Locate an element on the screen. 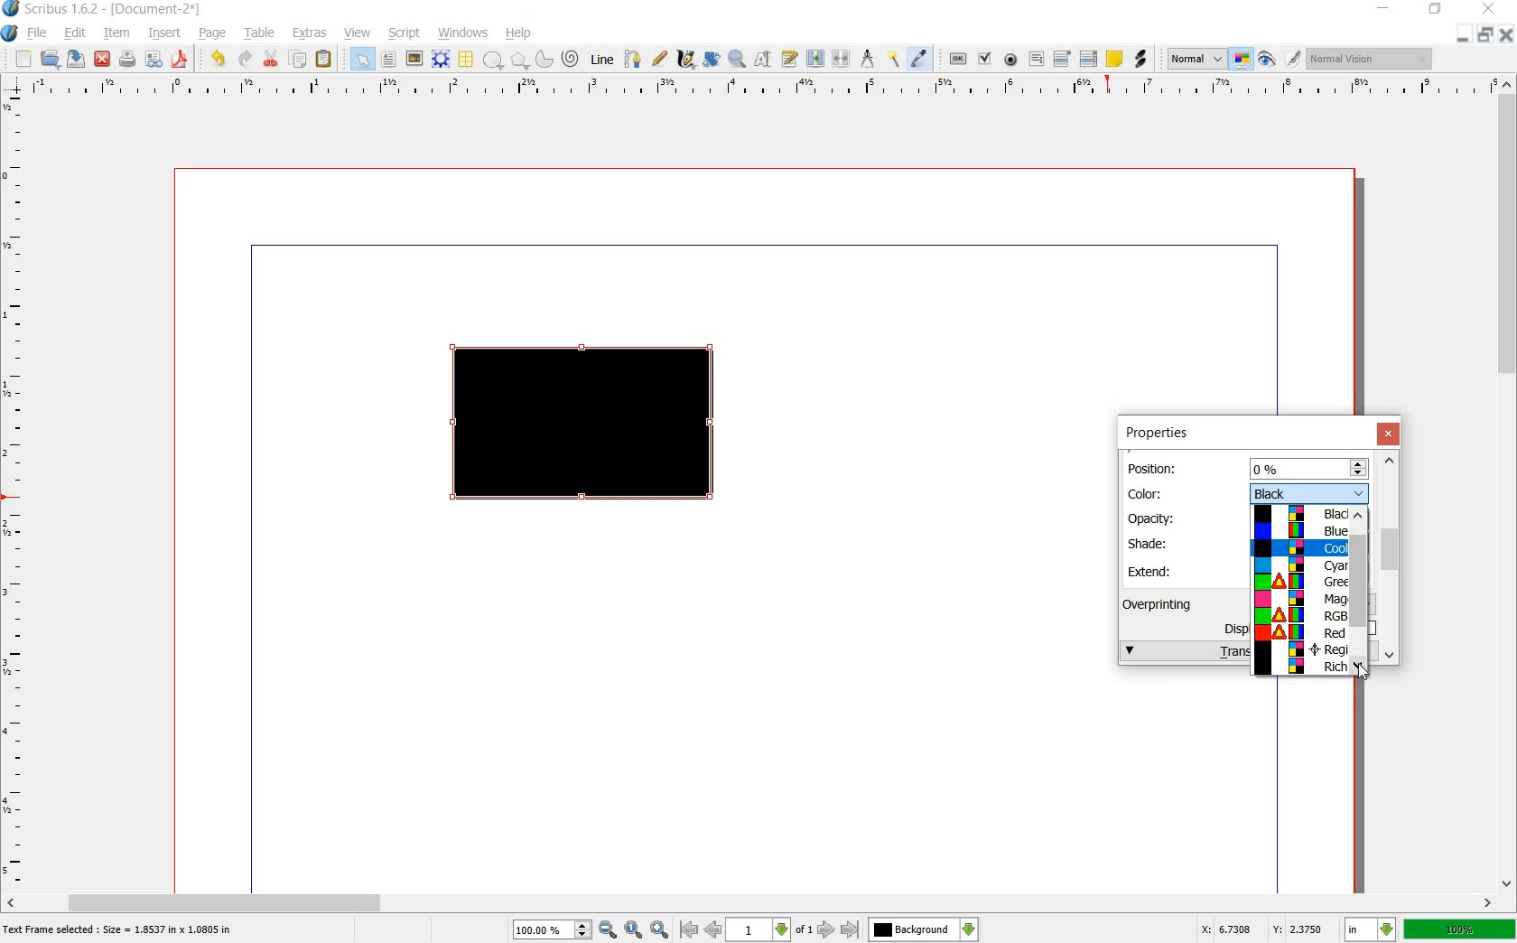 Image resolution: width=1517 pixels, height=943 pixels. position is located at coordinates (1156, 467).